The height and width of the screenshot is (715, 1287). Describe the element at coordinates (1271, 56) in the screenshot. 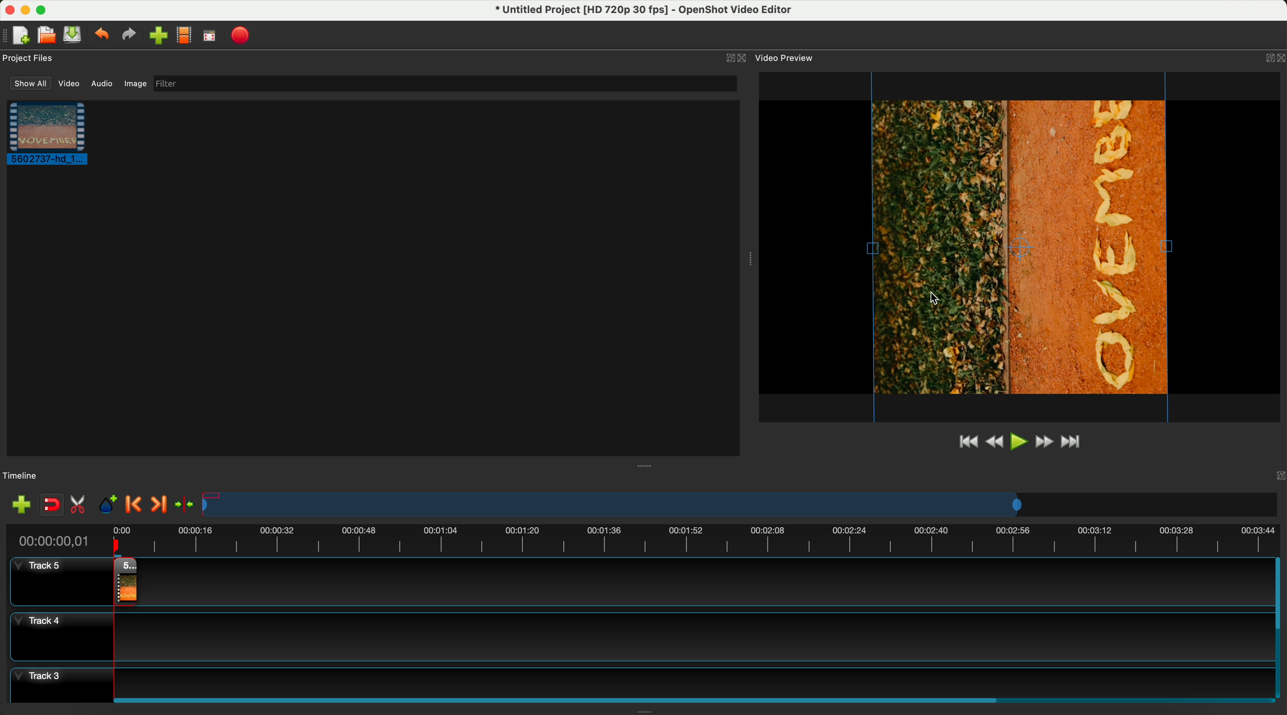

I see `` at that location.